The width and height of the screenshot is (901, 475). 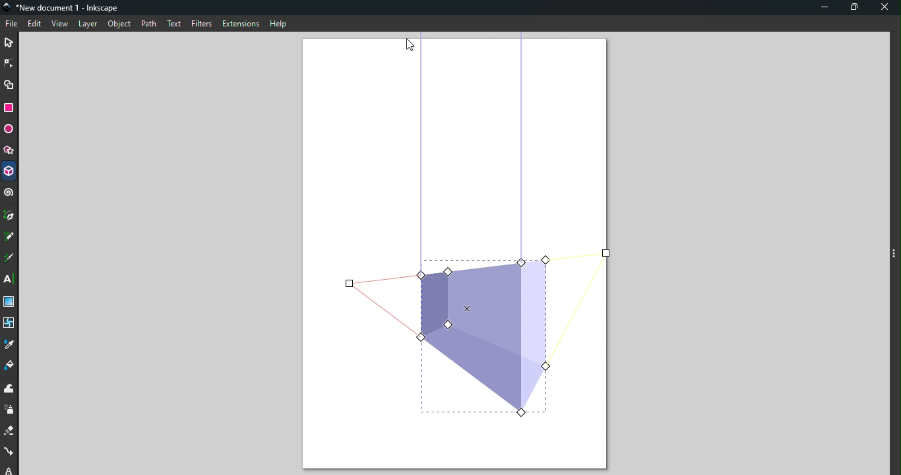 I want to click on Shape builder tool, so click(x=9, y=84).